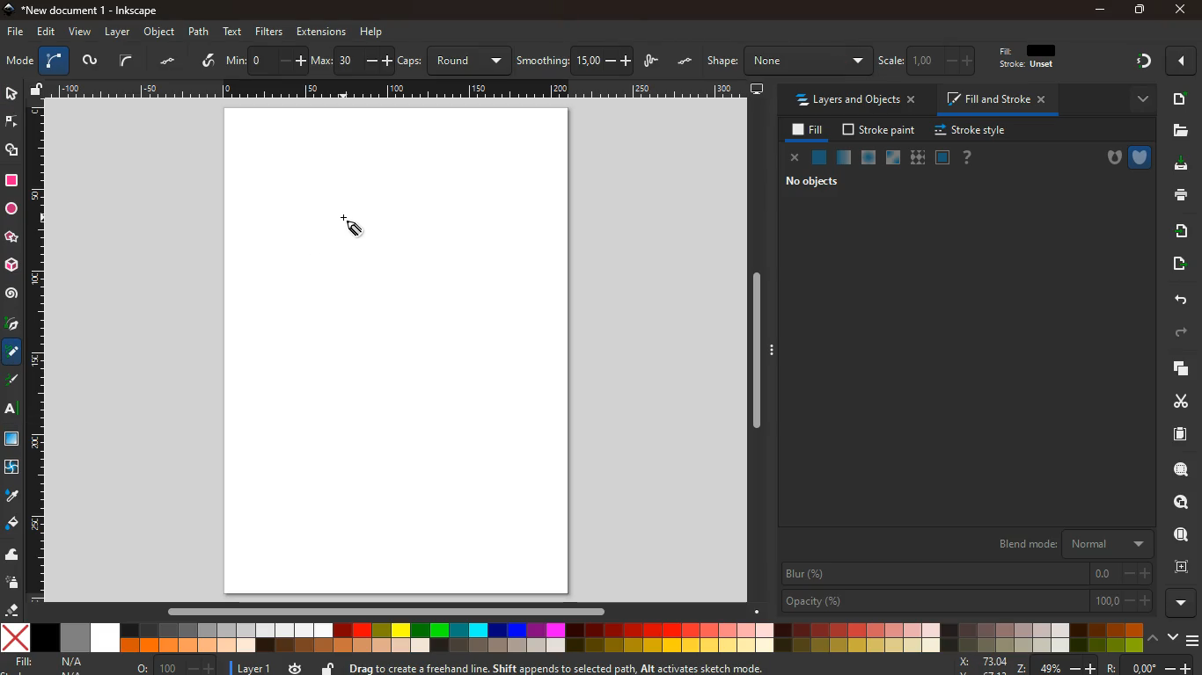 Image resolution: width=1202 pixels, height=675 pixels. Describe the element at coordinates (455, 61) in the screenshot. I see `caps` at that location.